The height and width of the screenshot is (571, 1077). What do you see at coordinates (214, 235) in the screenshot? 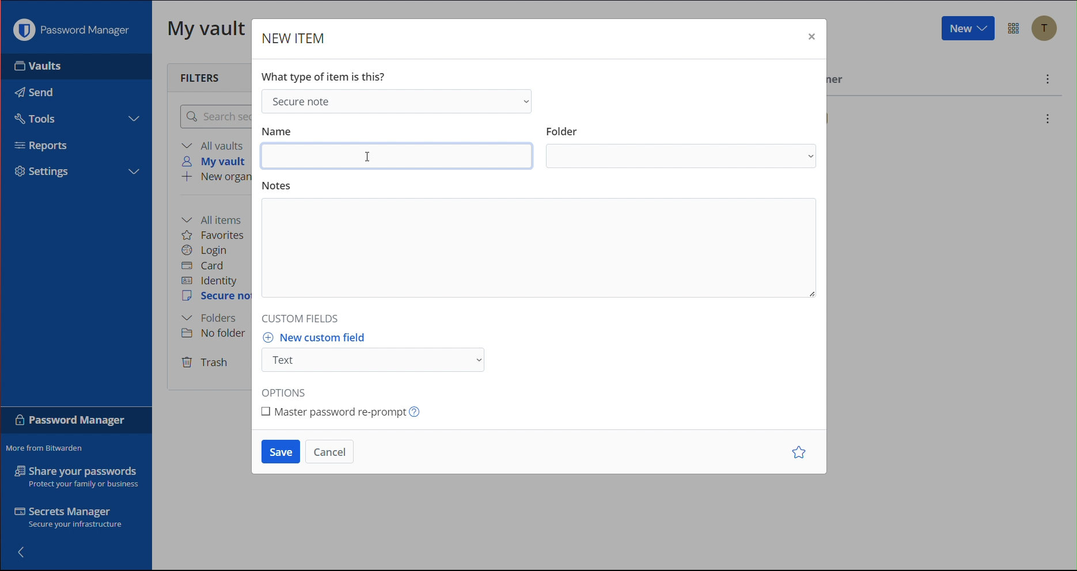
I see `Favorites` at bounding box center [214, 235].